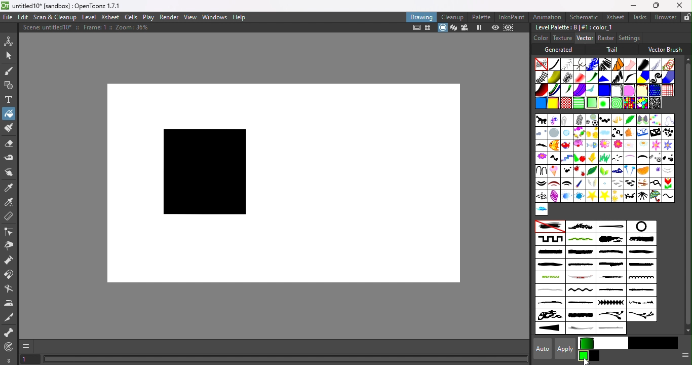 The height and width of the screenshot is (365, 692). Describe the element at coordinates (429, 28) in the screenshot. I see `field guide` at that location.